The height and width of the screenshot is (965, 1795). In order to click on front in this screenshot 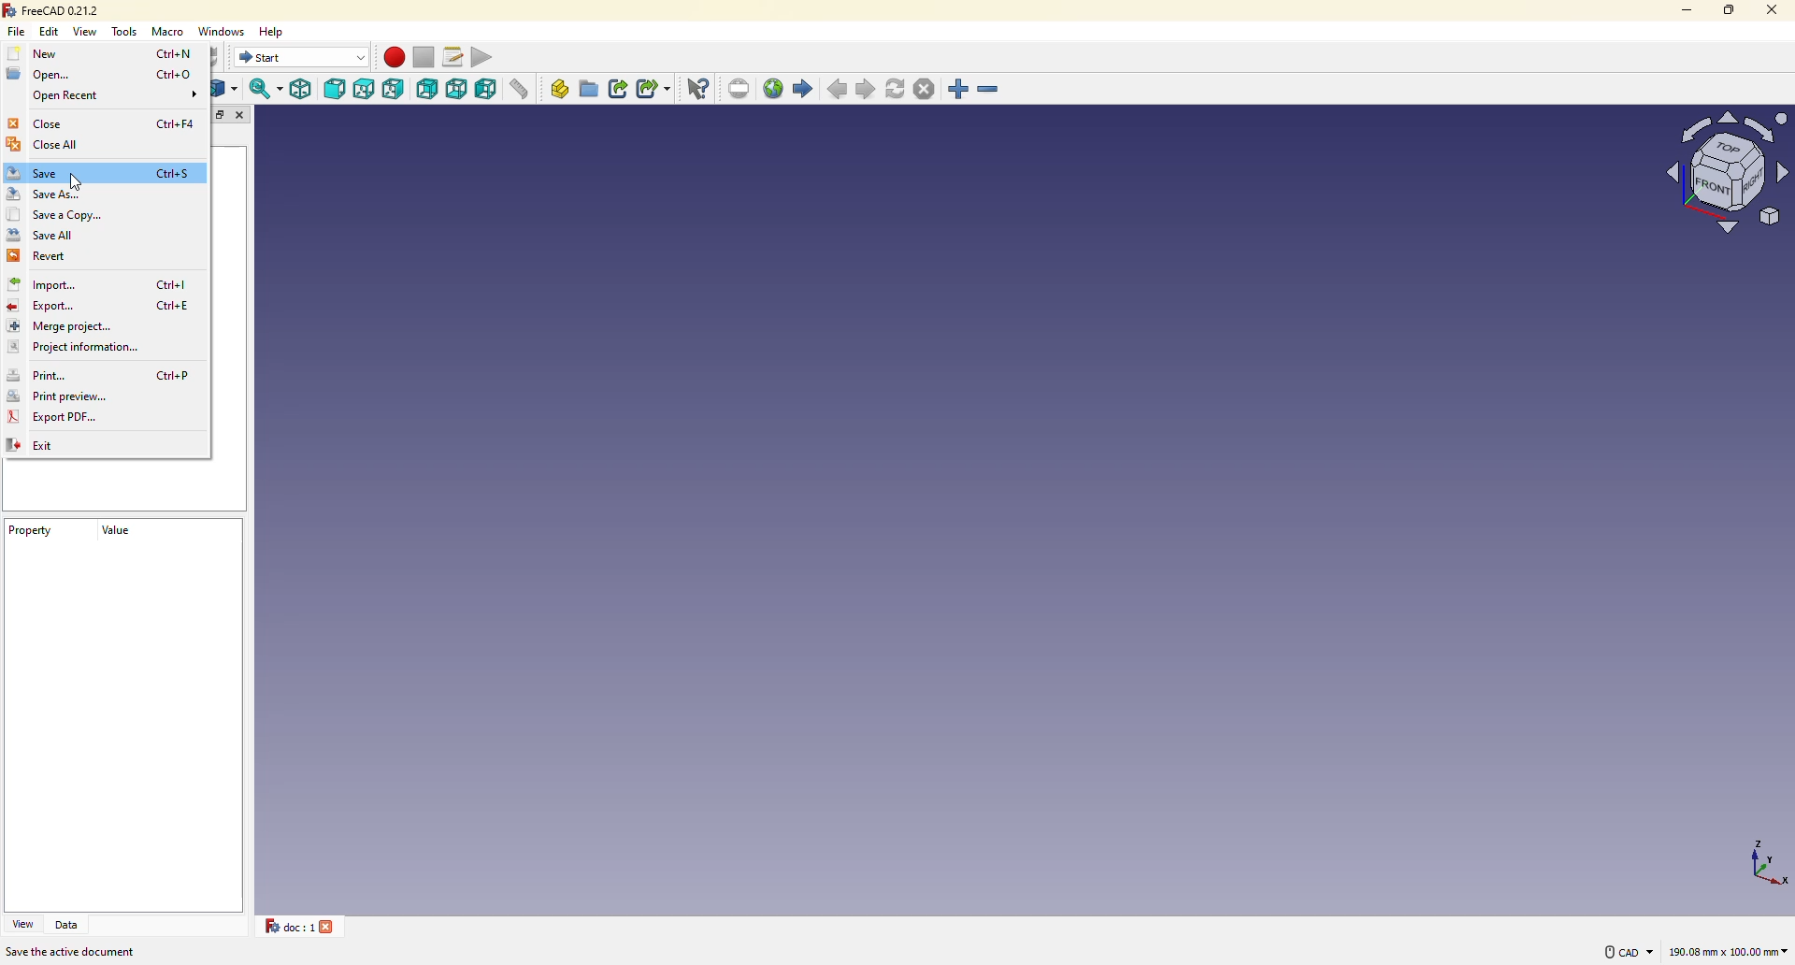, I will do `click(336, 91)`.